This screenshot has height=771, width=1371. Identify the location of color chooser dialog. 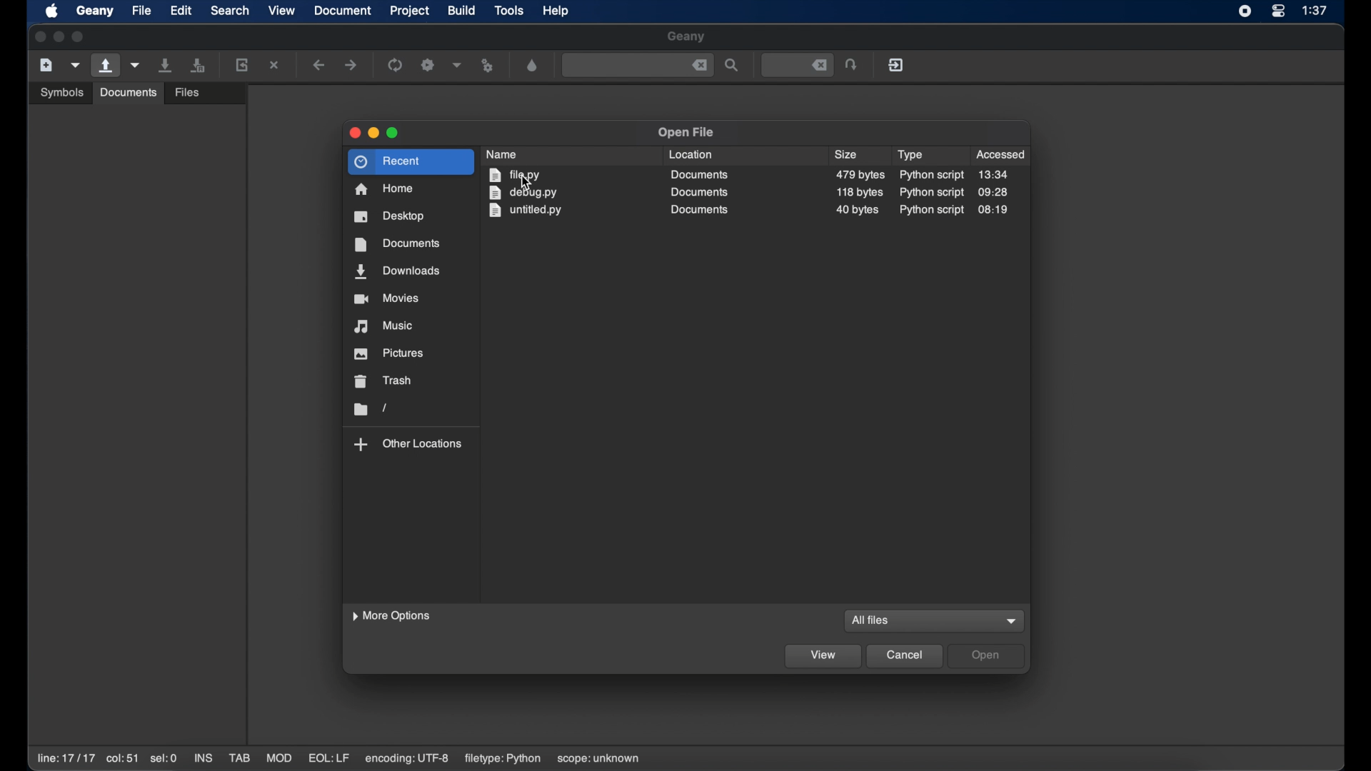
(532, 65).